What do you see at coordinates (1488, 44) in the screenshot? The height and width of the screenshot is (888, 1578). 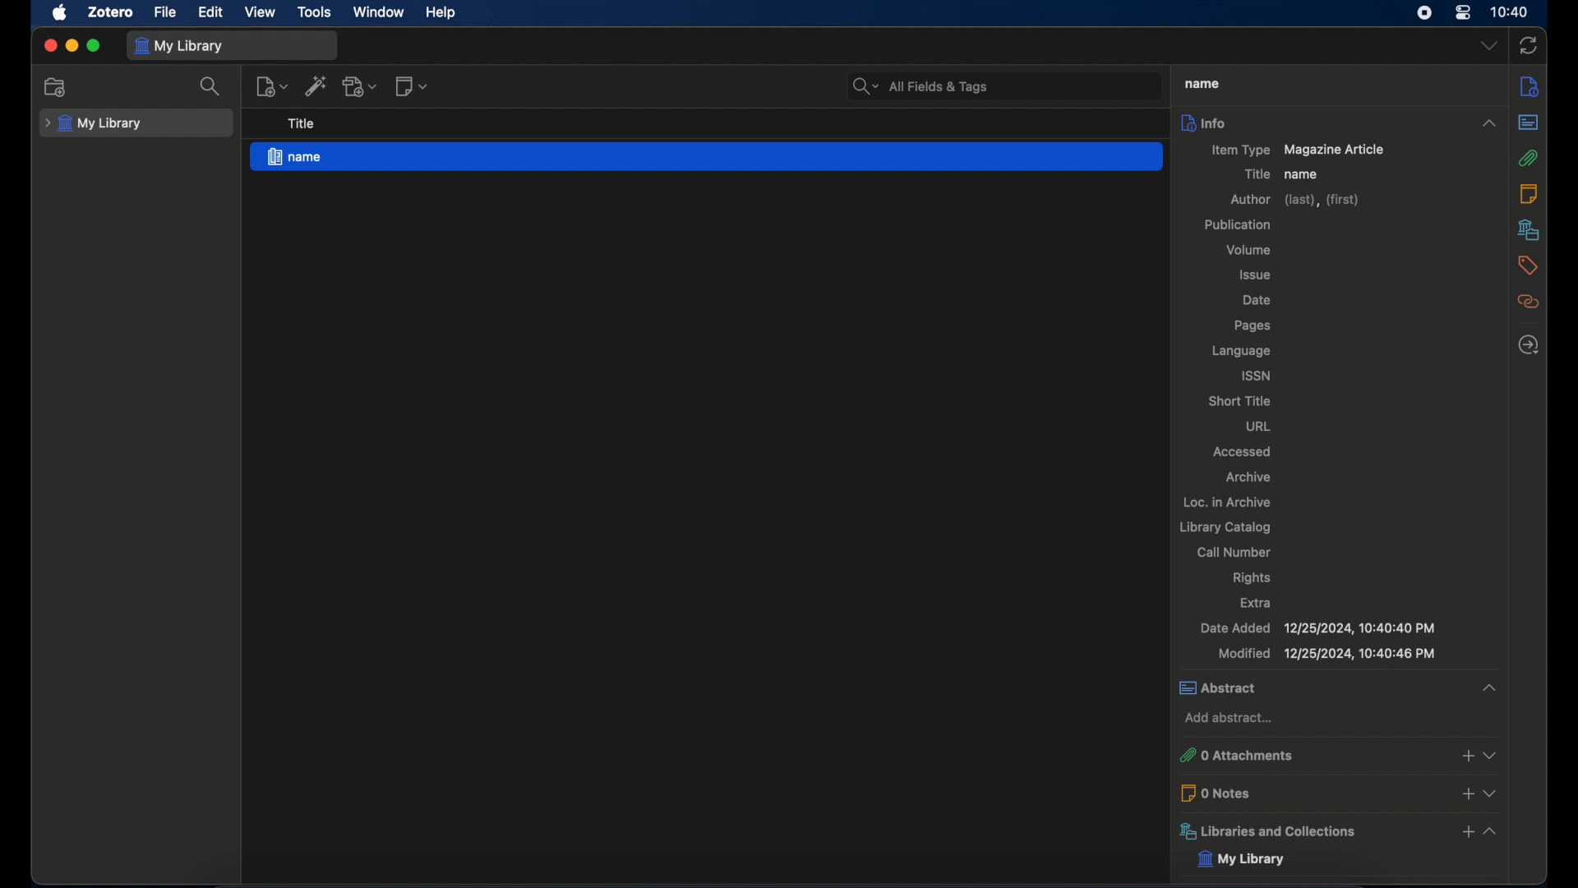 I see `dropdown` at bounding box center [1488, 44].